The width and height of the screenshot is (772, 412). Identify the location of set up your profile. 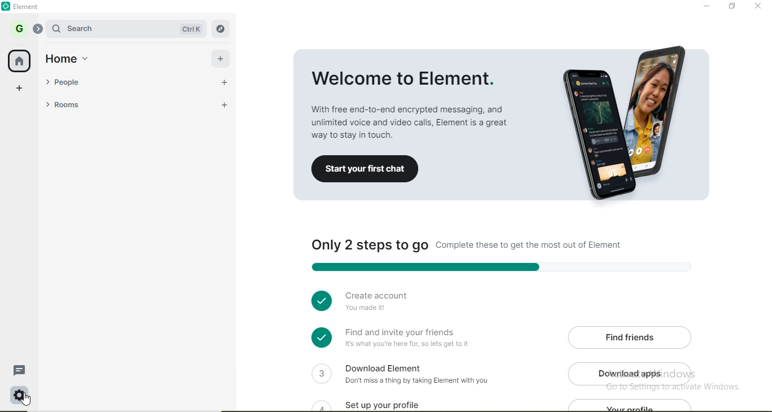
(396, 403).